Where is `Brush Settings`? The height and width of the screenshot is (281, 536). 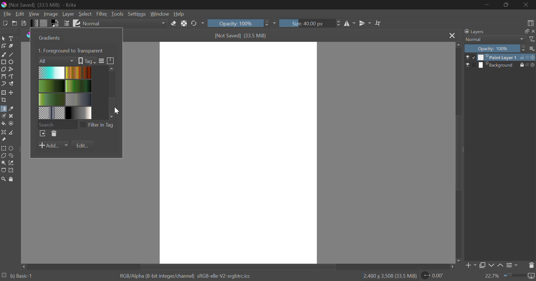
Brush Settings is located at coordinates (66, 23).